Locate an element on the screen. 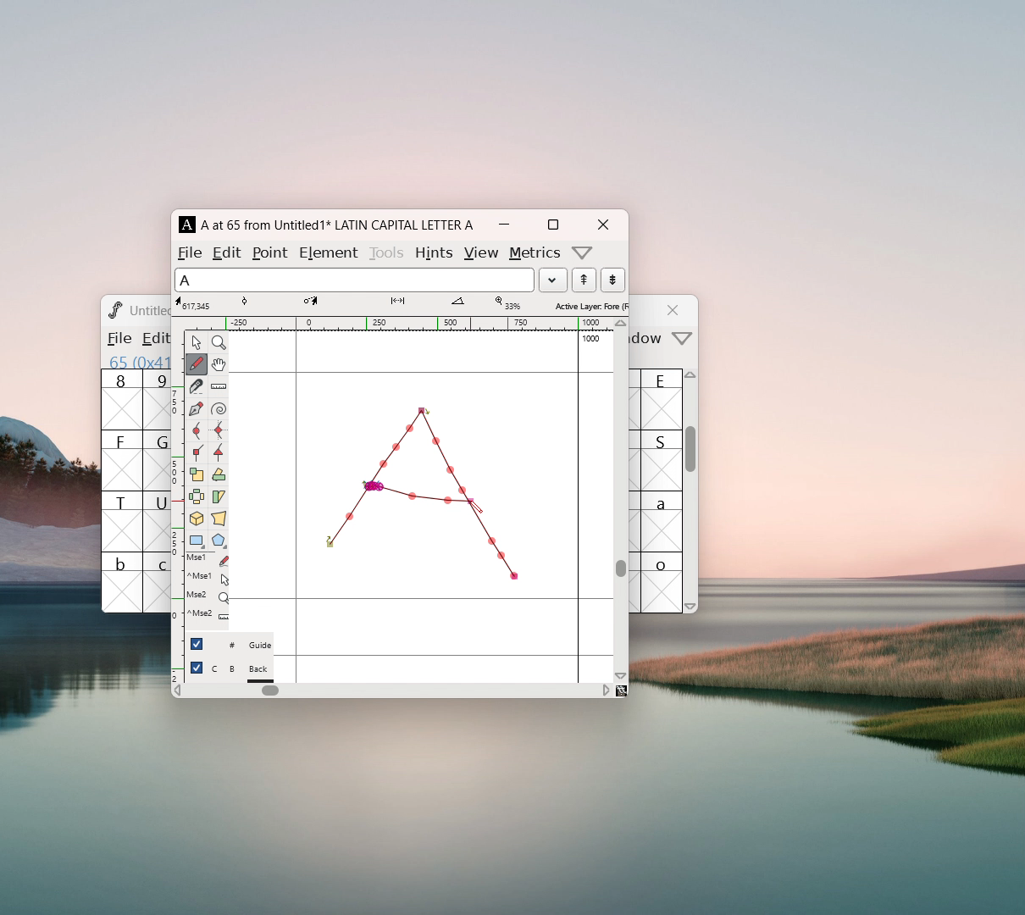 This screenshot has width=1025, height=915. selected layer is located at coordinates (589, 305).